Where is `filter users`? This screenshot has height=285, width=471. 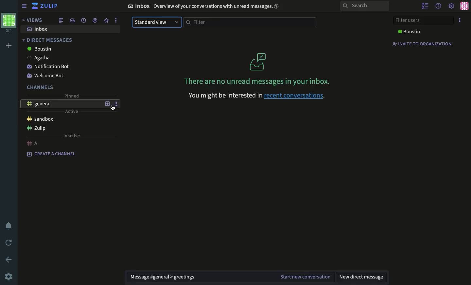 filter users is located at coordinates (422, 19).